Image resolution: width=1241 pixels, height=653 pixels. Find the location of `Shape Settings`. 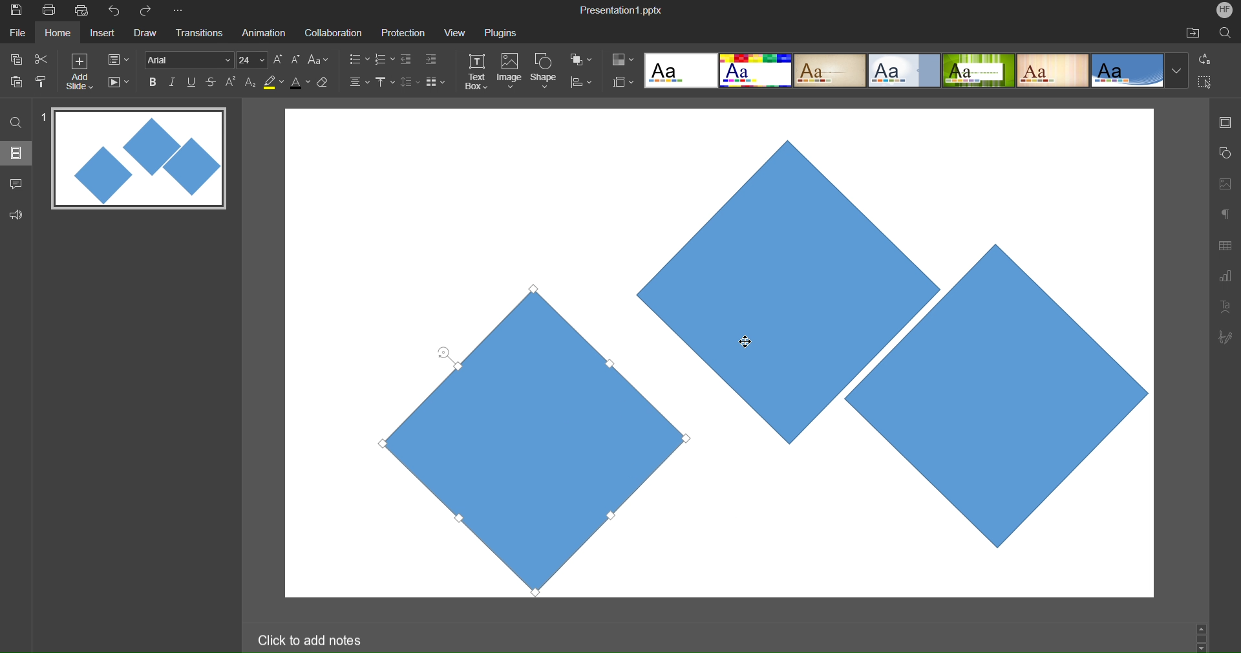

Shape Settings is located at coordinates (1225, 154).